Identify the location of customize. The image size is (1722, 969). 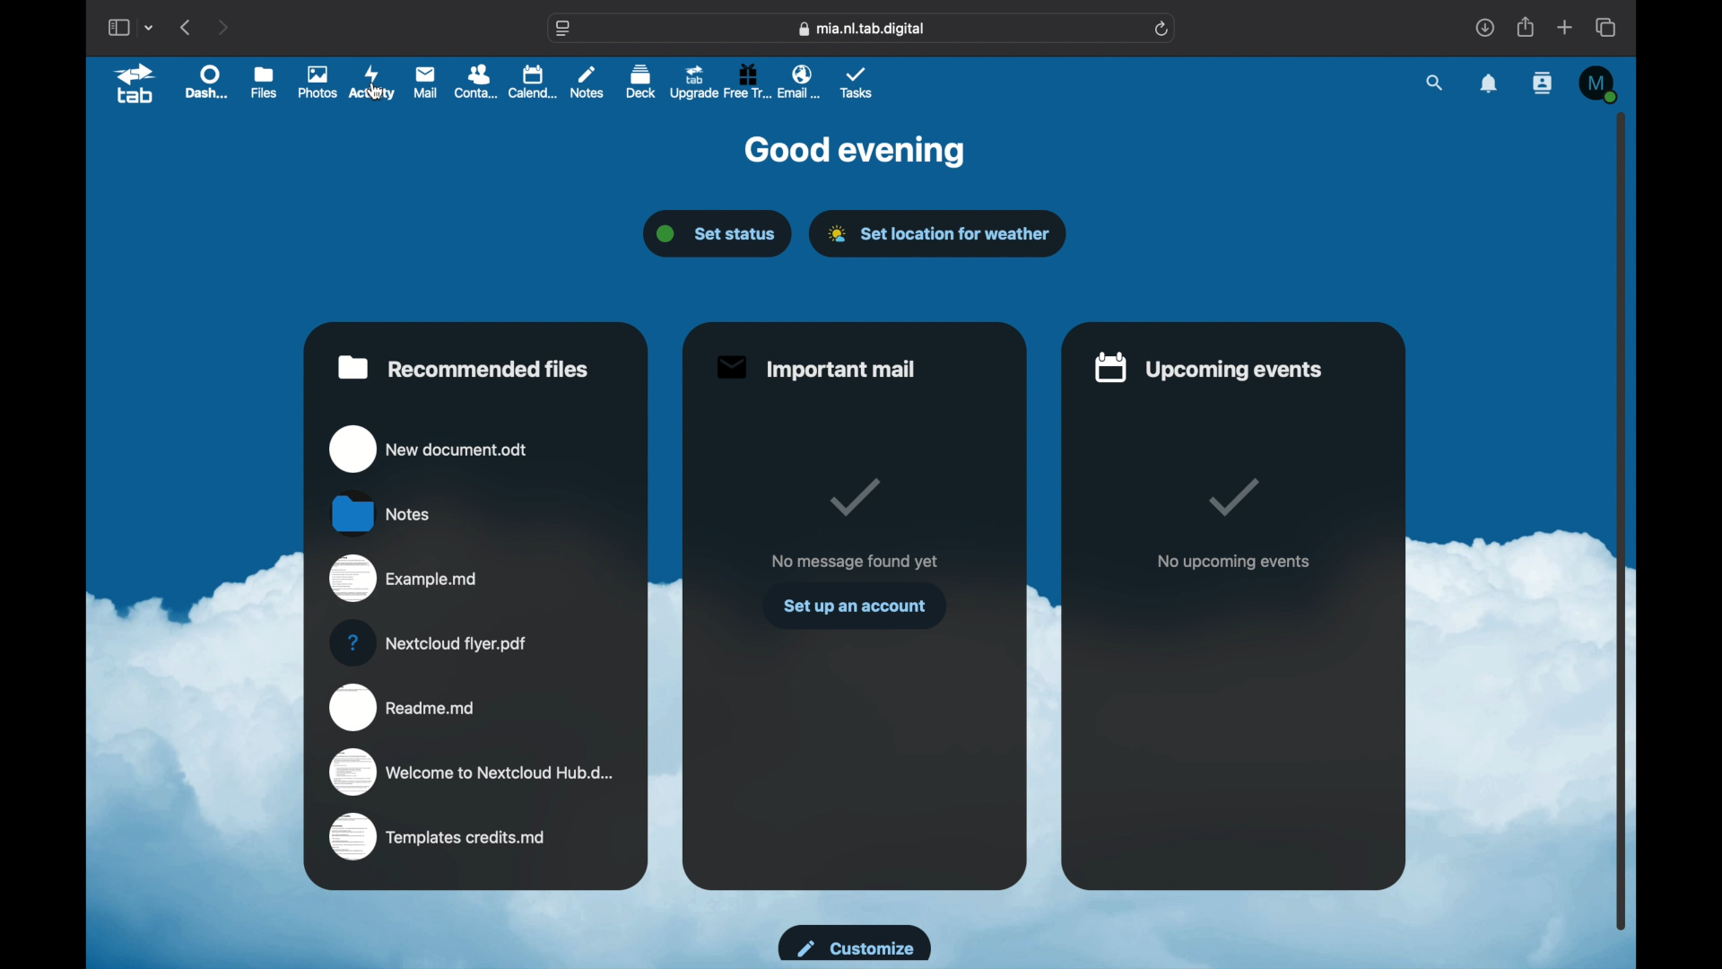
(856, 944).